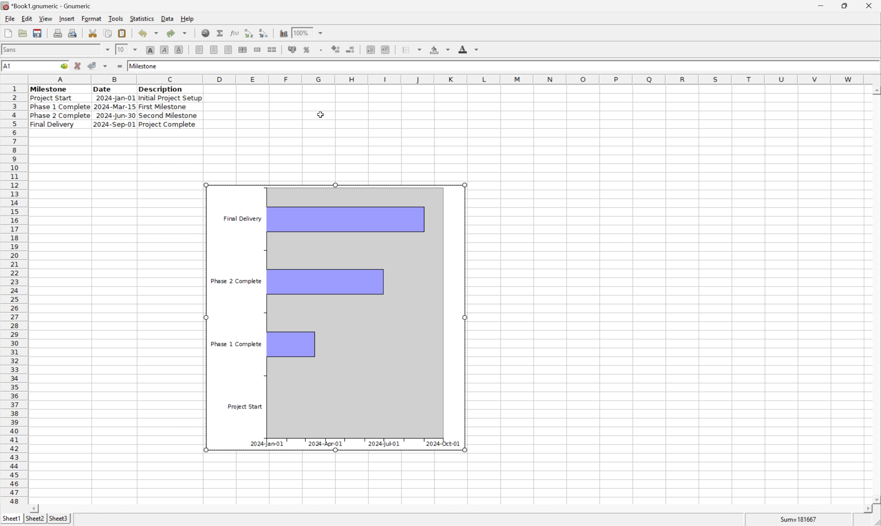 The width and height of the screenshot is (881, 526). What do you see at coordinates (10, 19) in the screenshot?
I see `file` at bounding box center [10, 19].